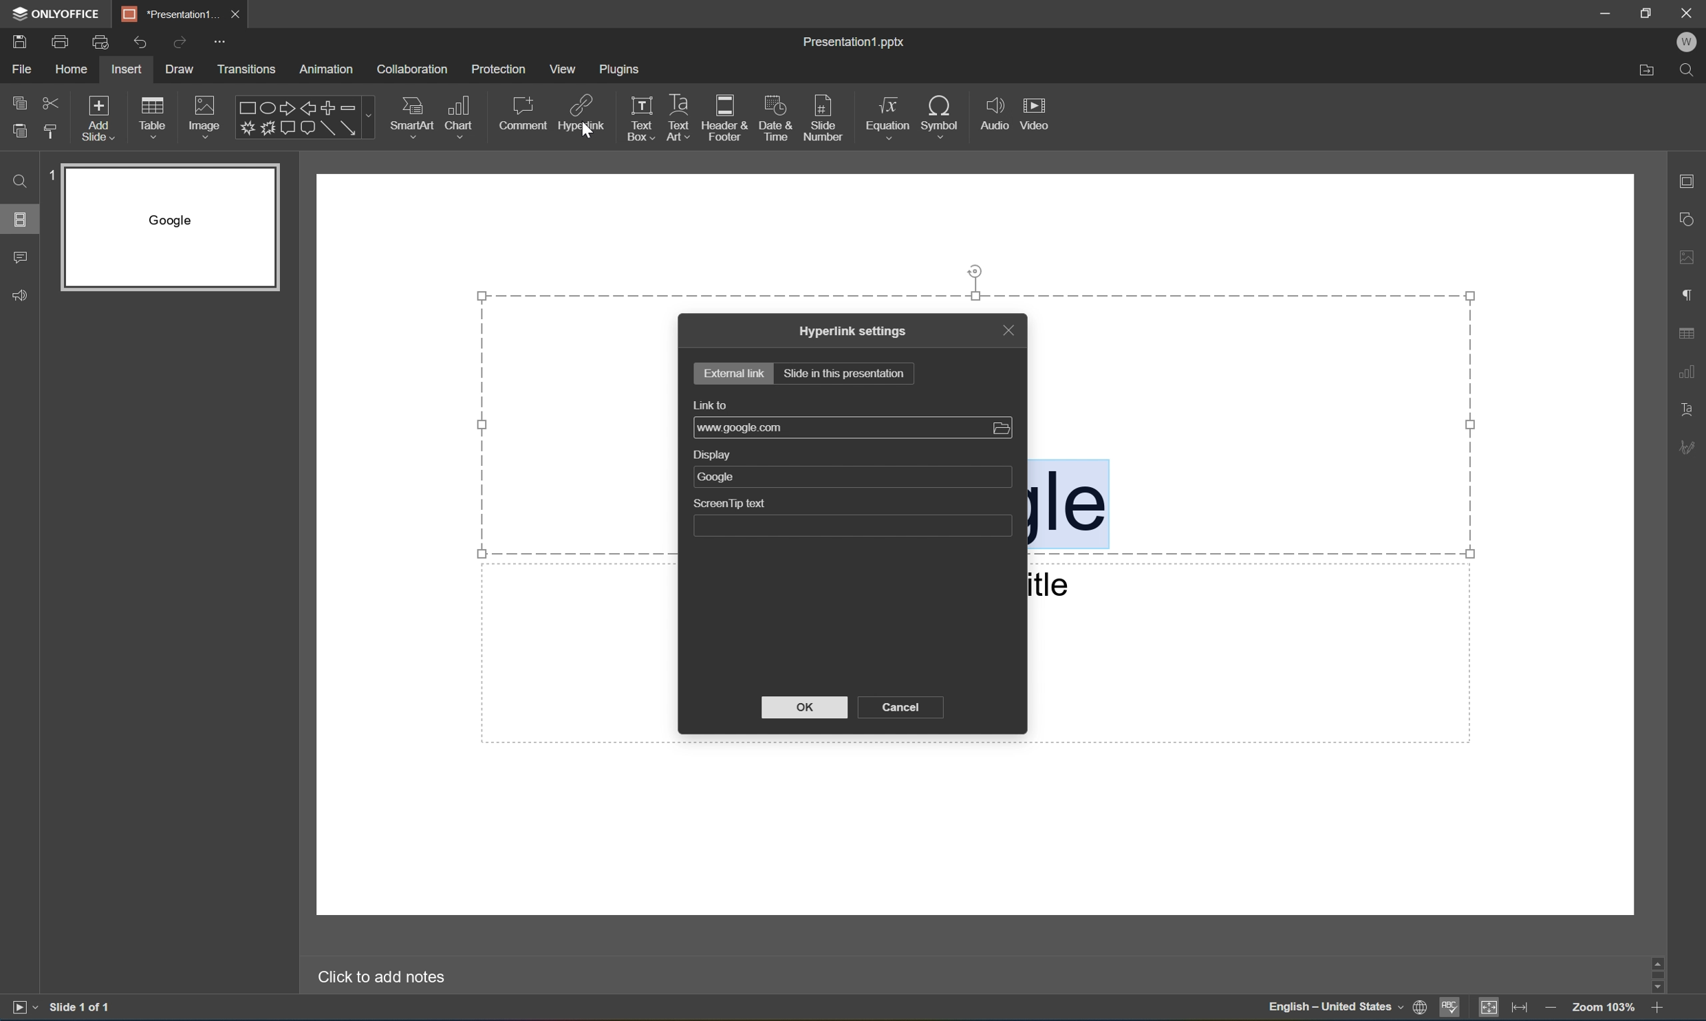 This screenshot has width=1706, height=1021. I want to click on Drop down, so click(369, 117).